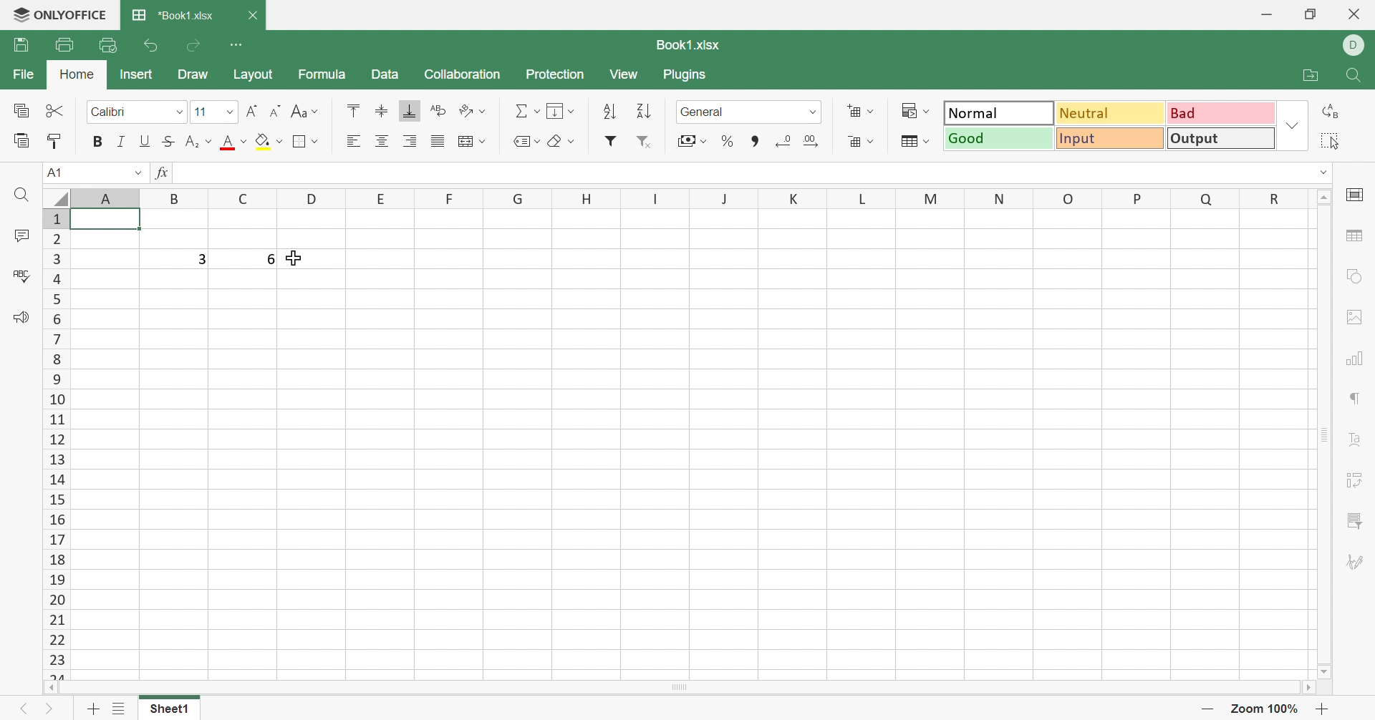  Describe the element at coordinates (409, 141) in the screenshot. I see `Align right` at that location.